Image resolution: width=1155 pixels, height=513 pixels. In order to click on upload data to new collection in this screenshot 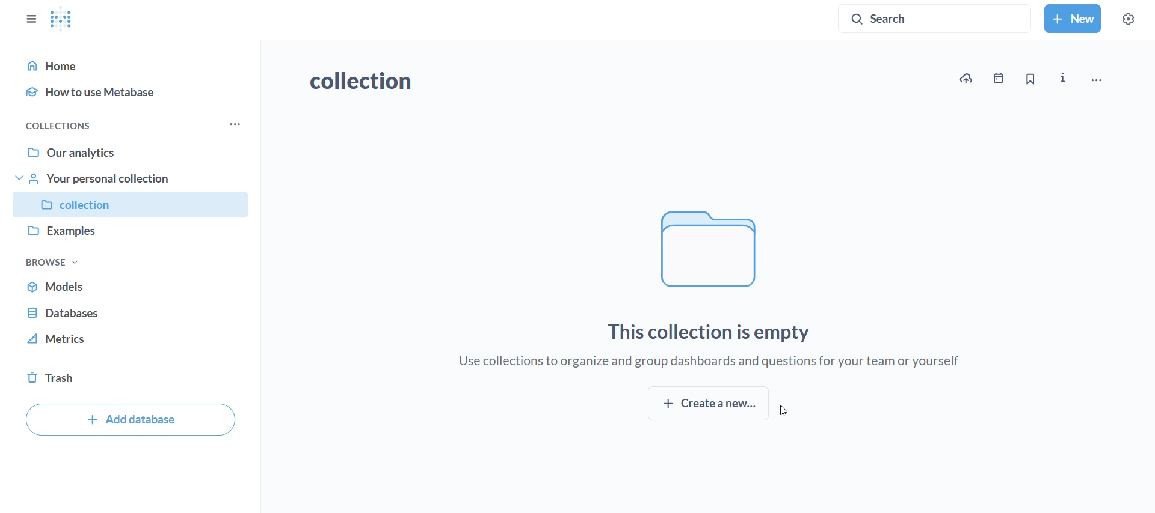, I will do `click(966, 77)`.